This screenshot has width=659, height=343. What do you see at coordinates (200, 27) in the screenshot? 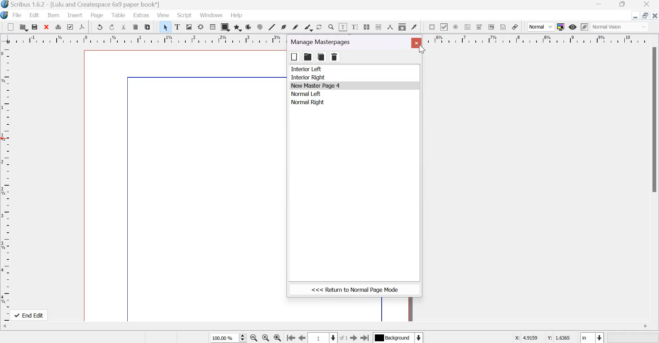
I see `Render frame` at bounding box center [200, 27].